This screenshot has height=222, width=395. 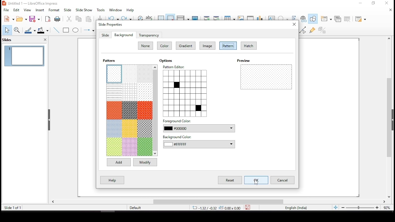 I want to click on copy, so click(x=78, y=19).